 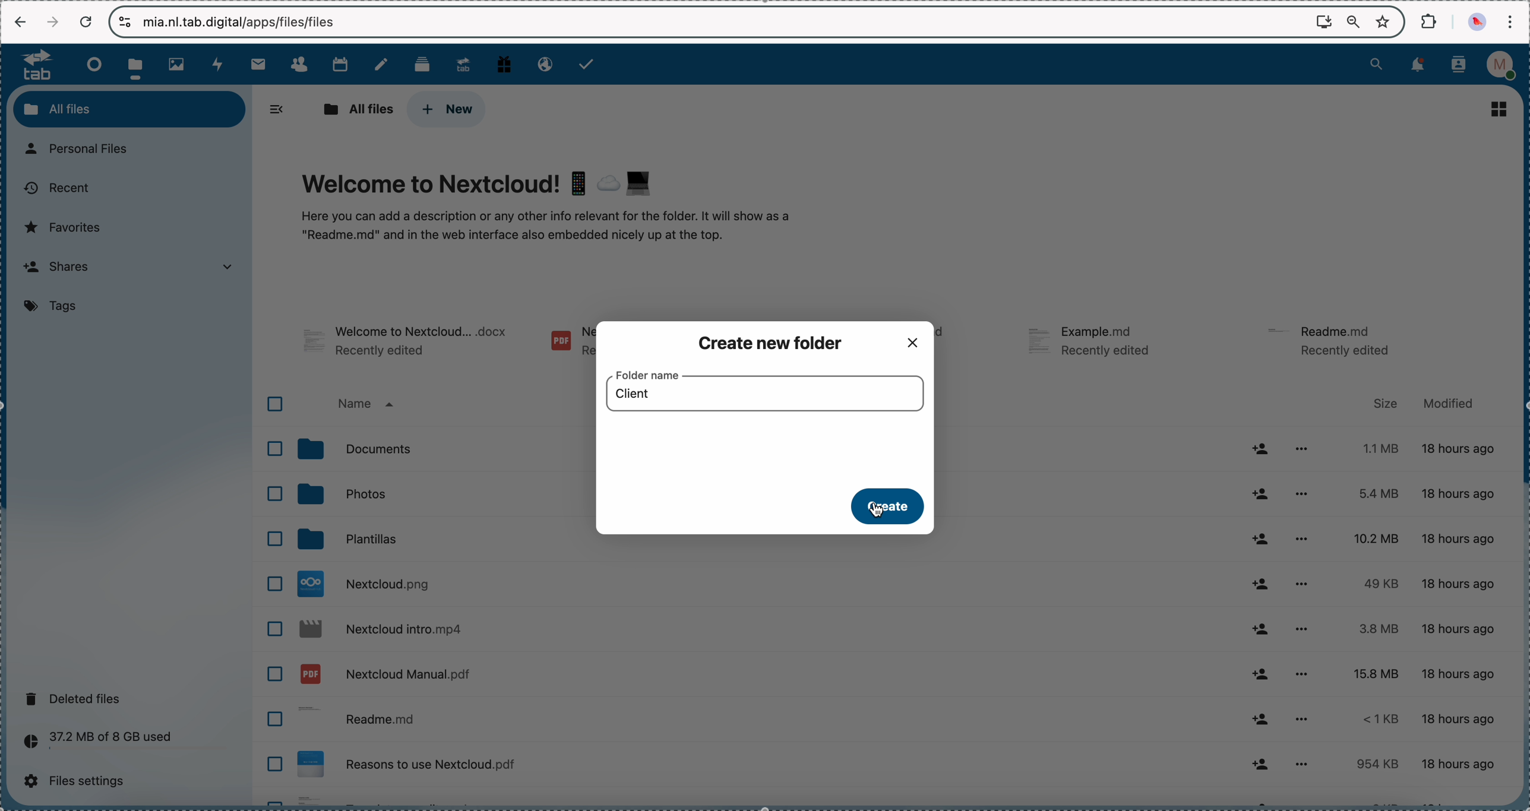 I want to click on email, so click(x=542, y=63).